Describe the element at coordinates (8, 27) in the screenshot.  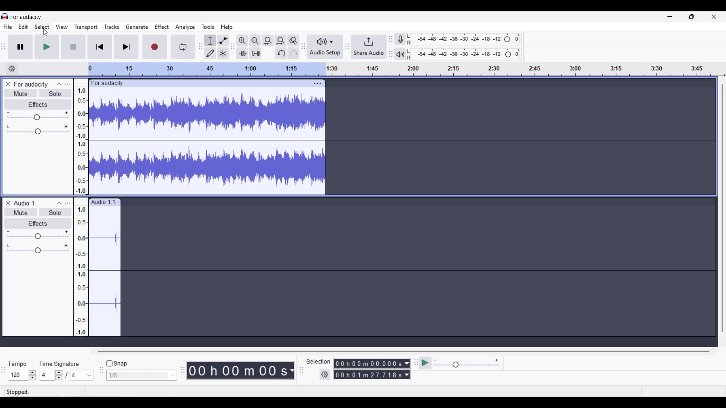
I see `File` at that location.